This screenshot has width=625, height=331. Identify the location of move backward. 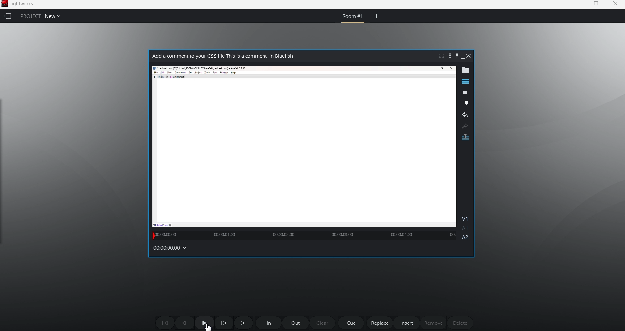
(165, 323).